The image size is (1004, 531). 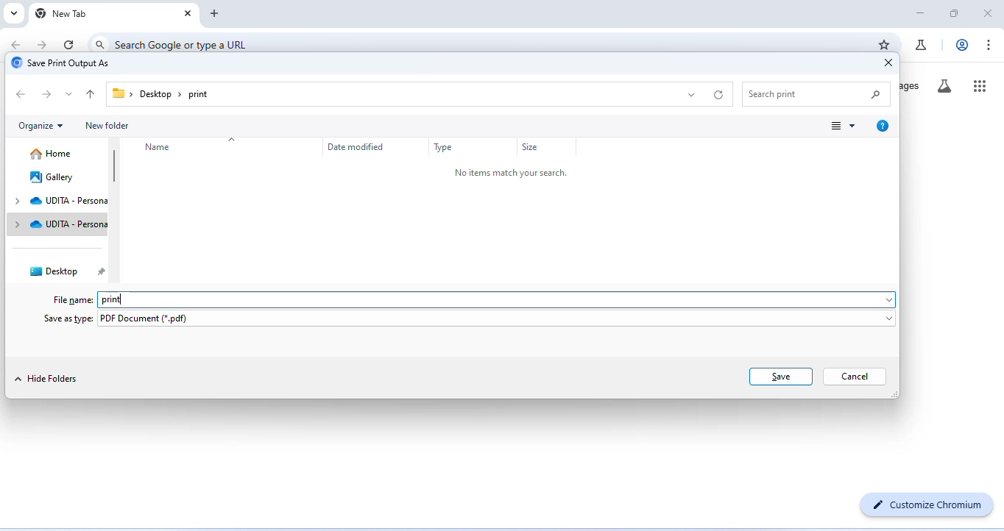 I want to click on vertical scroll bar, so click(x=114, y=166).